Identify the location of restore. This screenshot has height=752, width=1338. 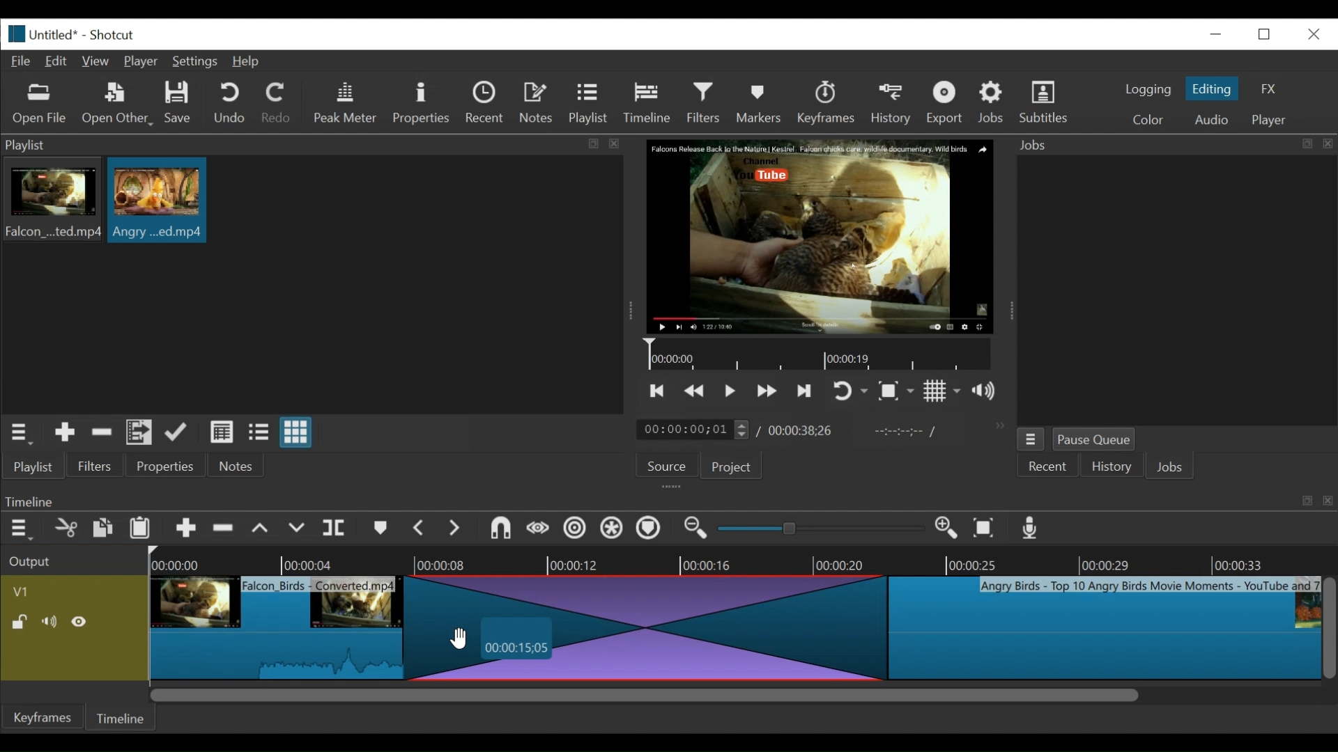
(1268, 33).